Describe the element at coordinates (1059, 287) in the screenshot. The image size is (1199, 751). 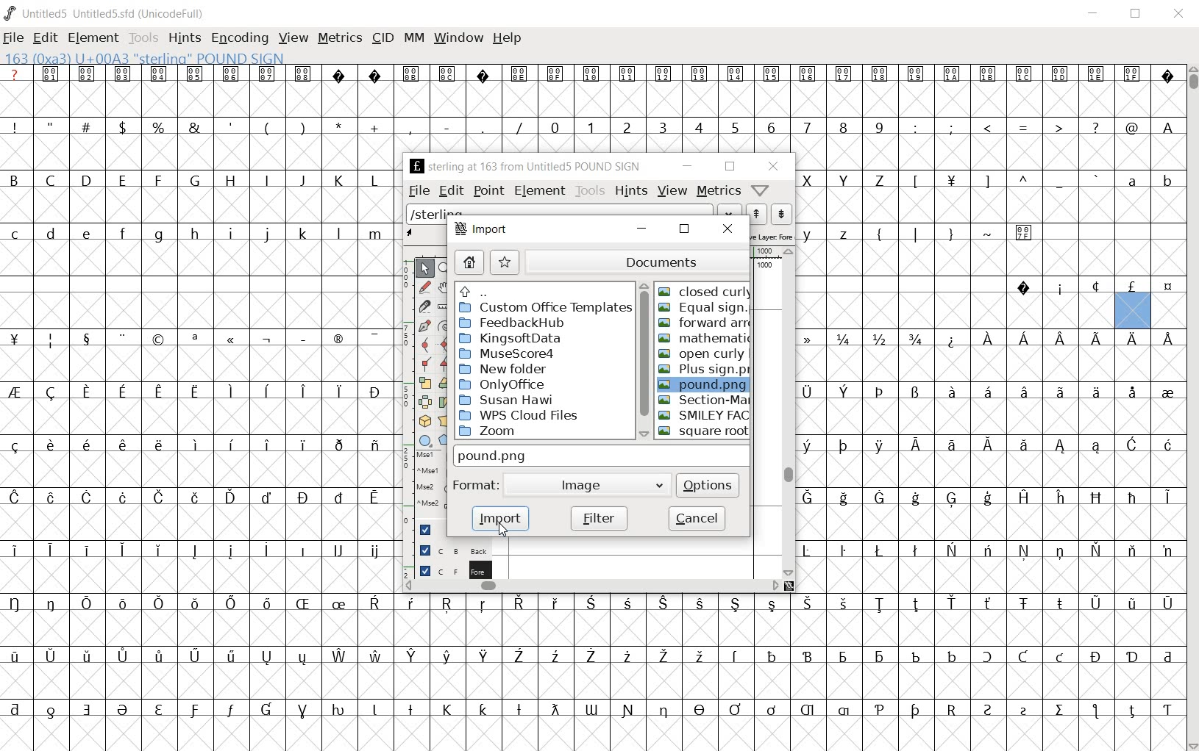
I see `Symbol` at that location.